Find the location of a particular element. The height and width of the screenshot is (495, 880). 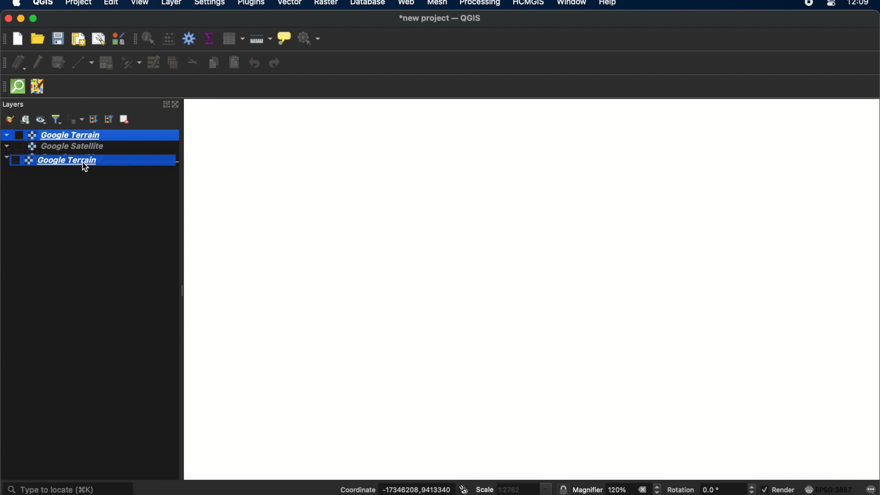

type to locate is located at coordinates (69, 487).